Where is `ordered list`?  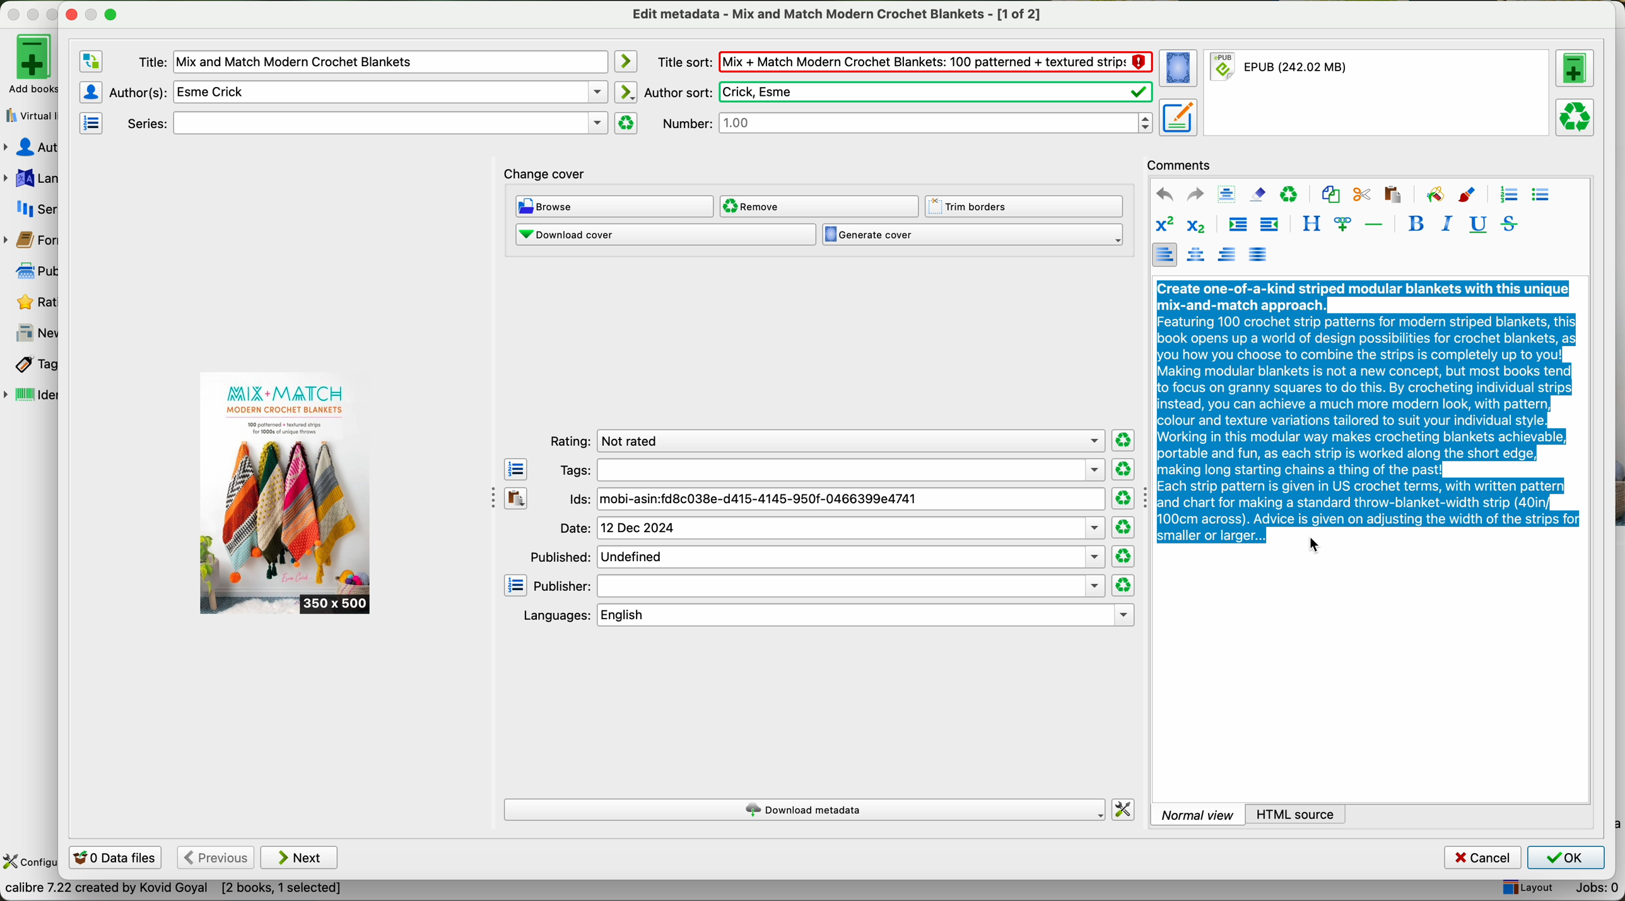 ordered list is located at coordinates (1507, 195).